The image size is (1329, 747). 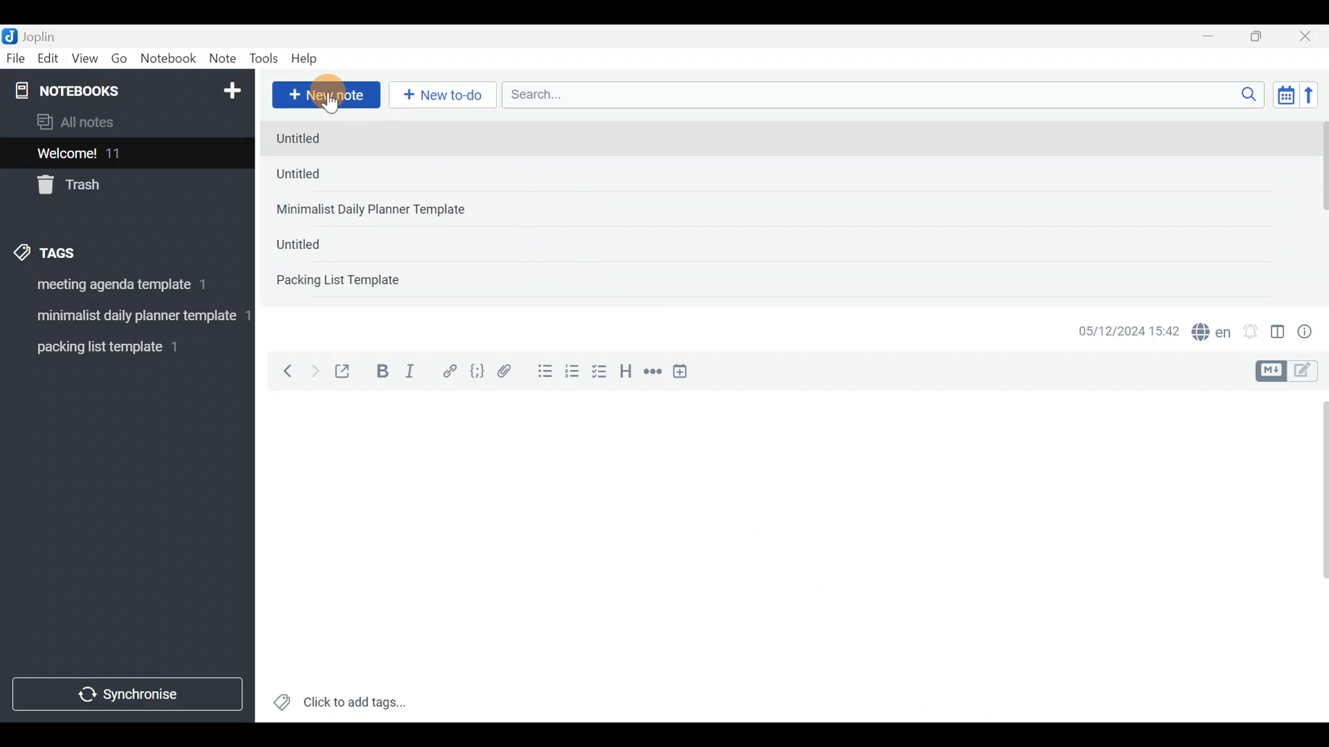 I want to click on Code, so click(x=476, y=371).